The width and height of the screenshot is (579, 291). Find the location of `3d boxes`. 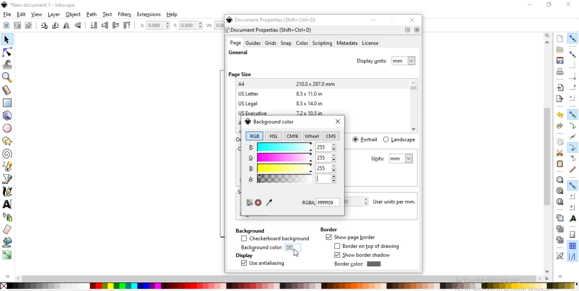

3d boxes is located at coordinates (7, 116).